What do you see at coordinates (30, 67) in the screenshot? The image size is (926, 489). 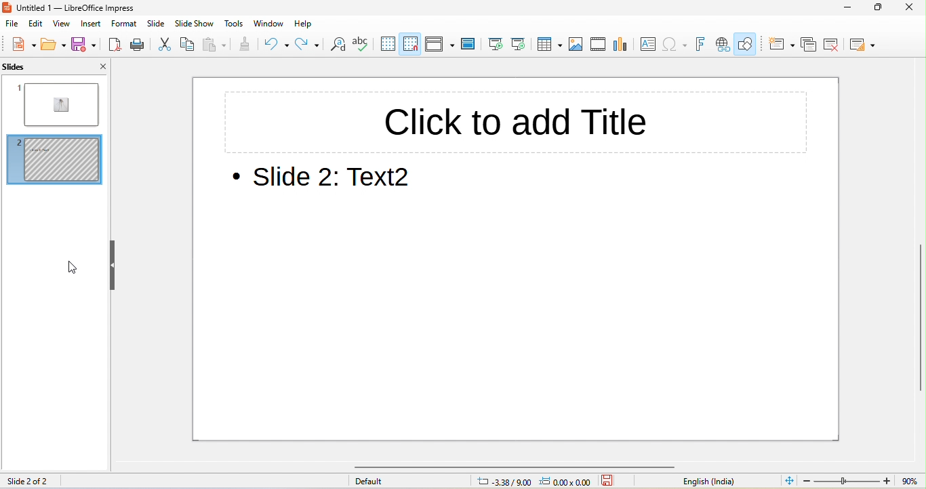 I see `slides` at bounding box center [30, 67].